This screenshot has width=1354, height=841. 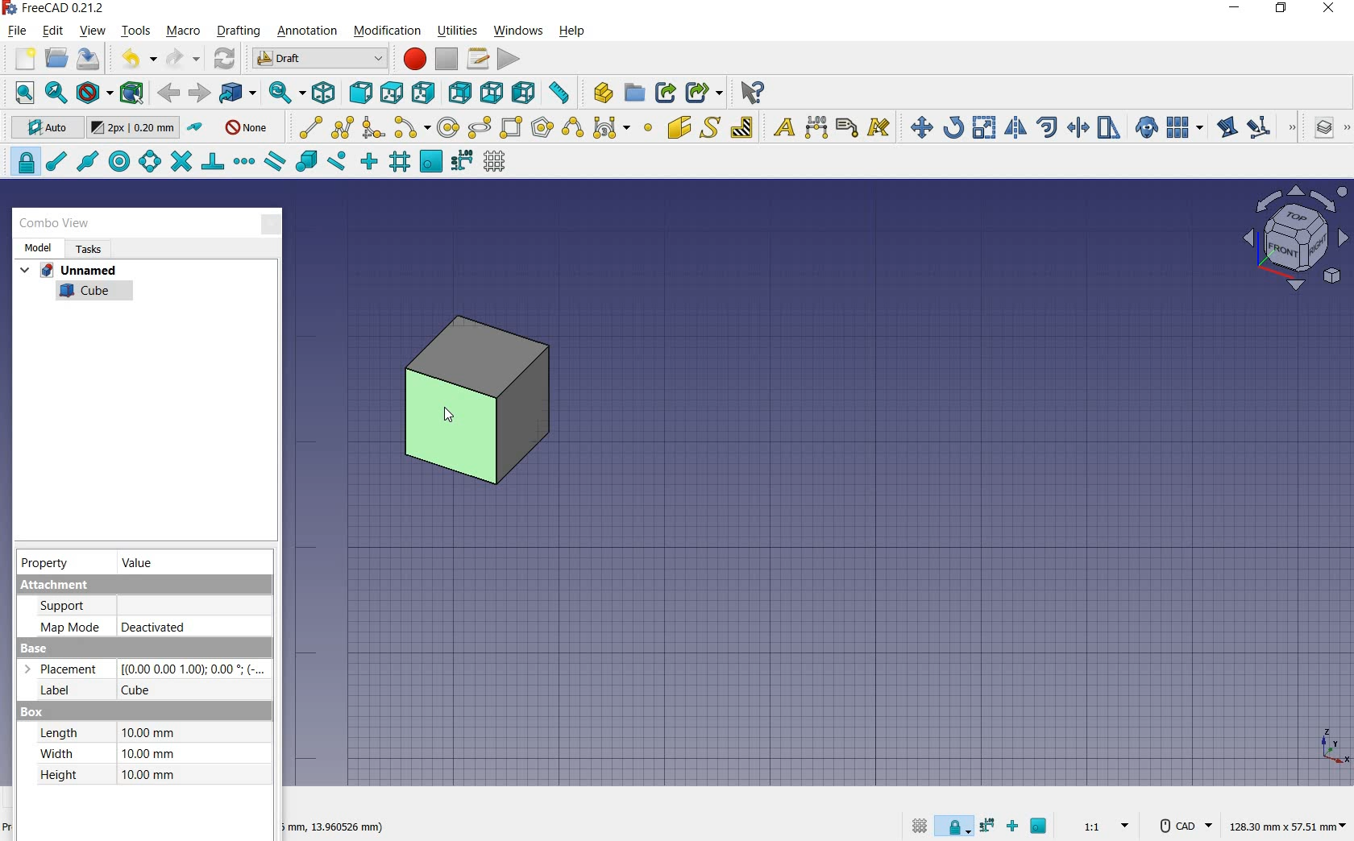 I want to click on property, so click(x=44, y=563).